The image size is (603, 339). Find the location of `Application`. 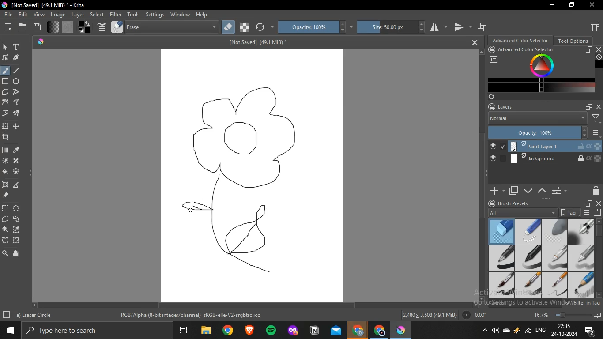

Application is located at coordinates (358, 329).